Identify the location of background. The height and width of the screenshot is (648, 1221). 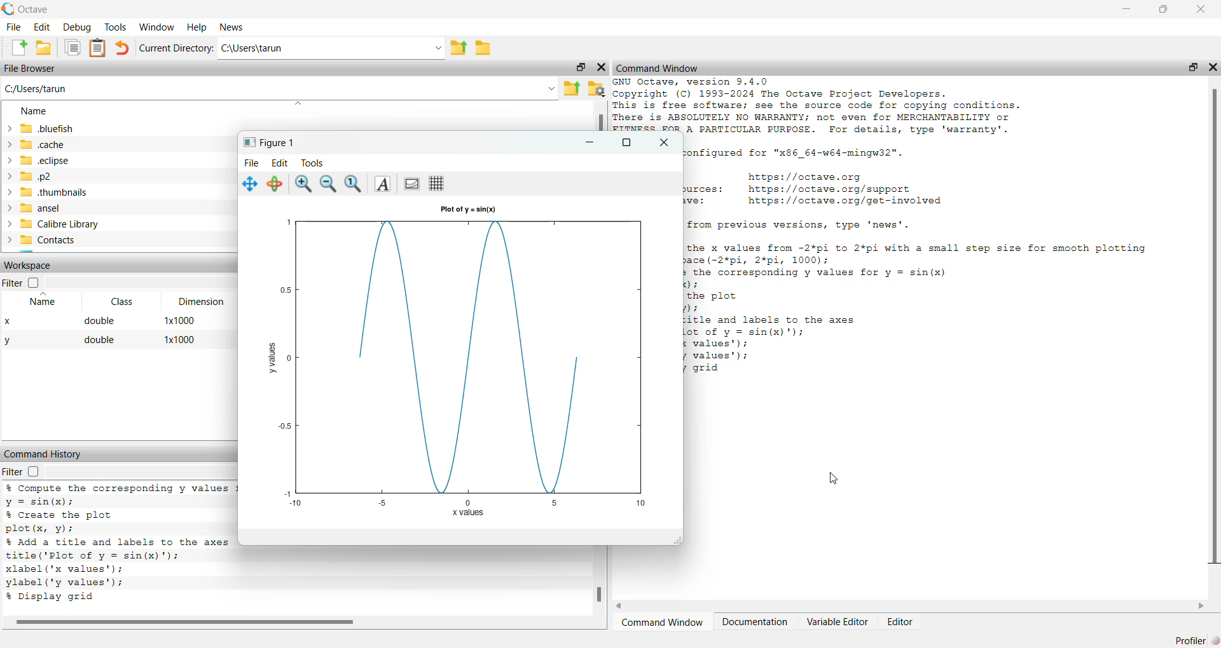
(411, 184).